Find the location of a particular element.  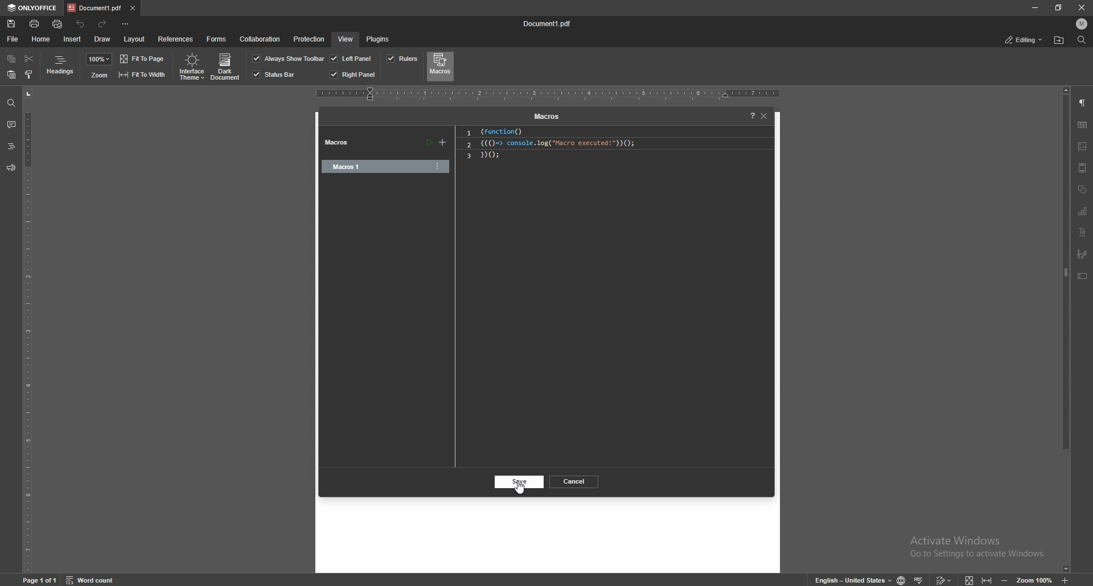

cut is located at coordinates (28, 59).